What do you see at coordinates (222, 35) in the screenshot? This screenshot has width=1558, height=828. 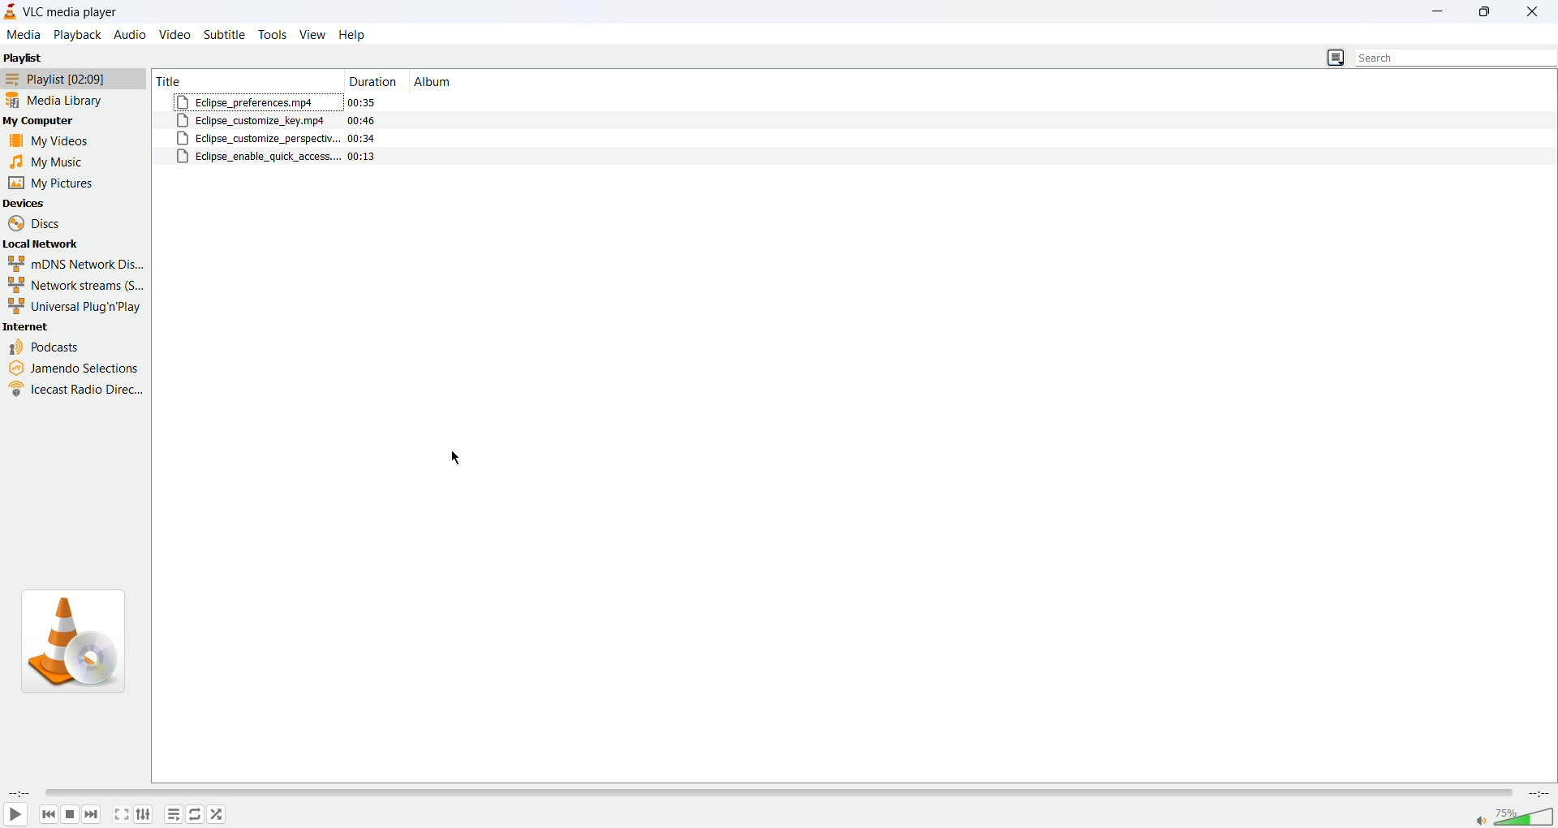 I see `subtitle` at bounding box center [222, 35].